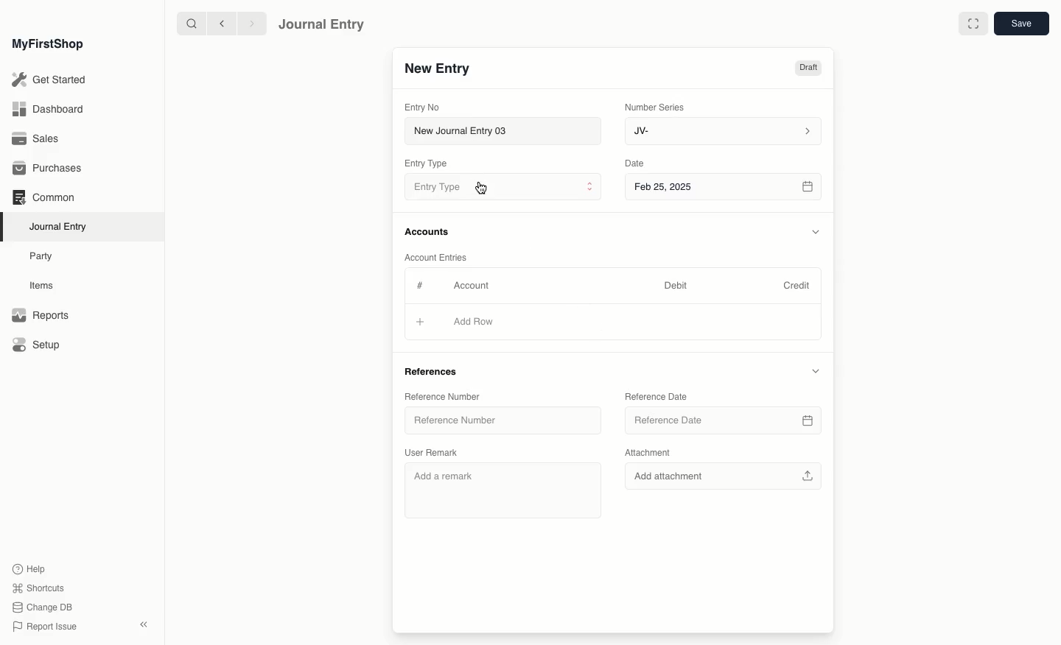  I want to click on Reference Number, so click(502, 423).